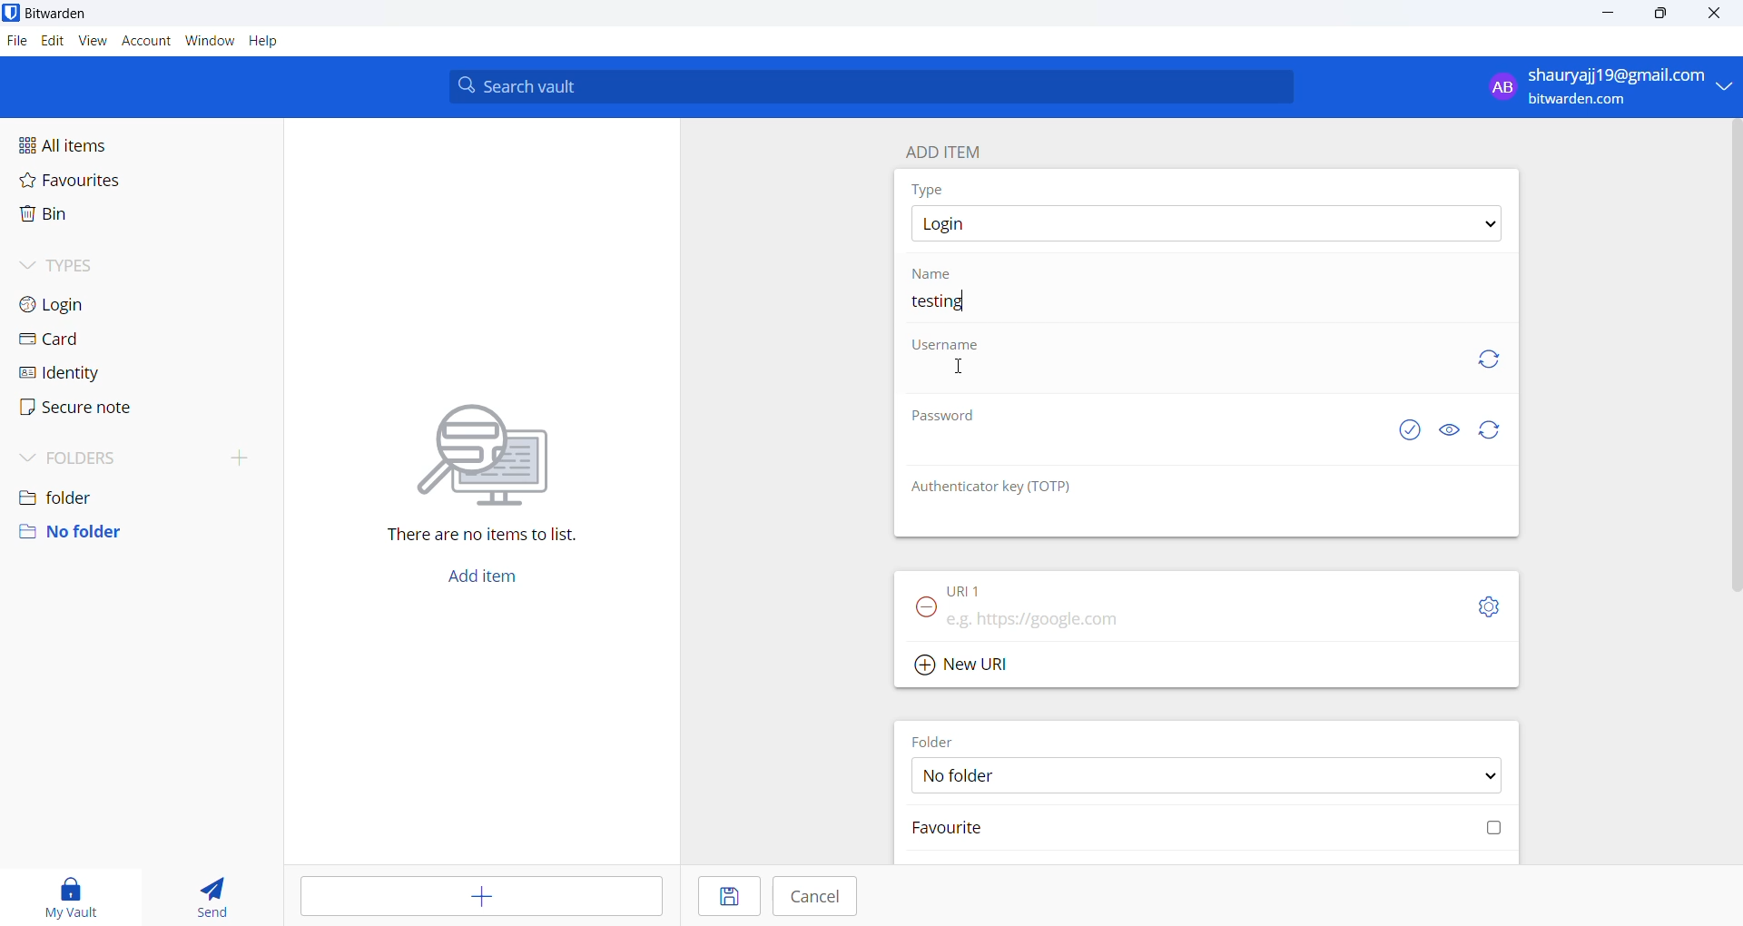  Describe the element at coordinates (94, 305) in the screenshot. I see `login` at that location.